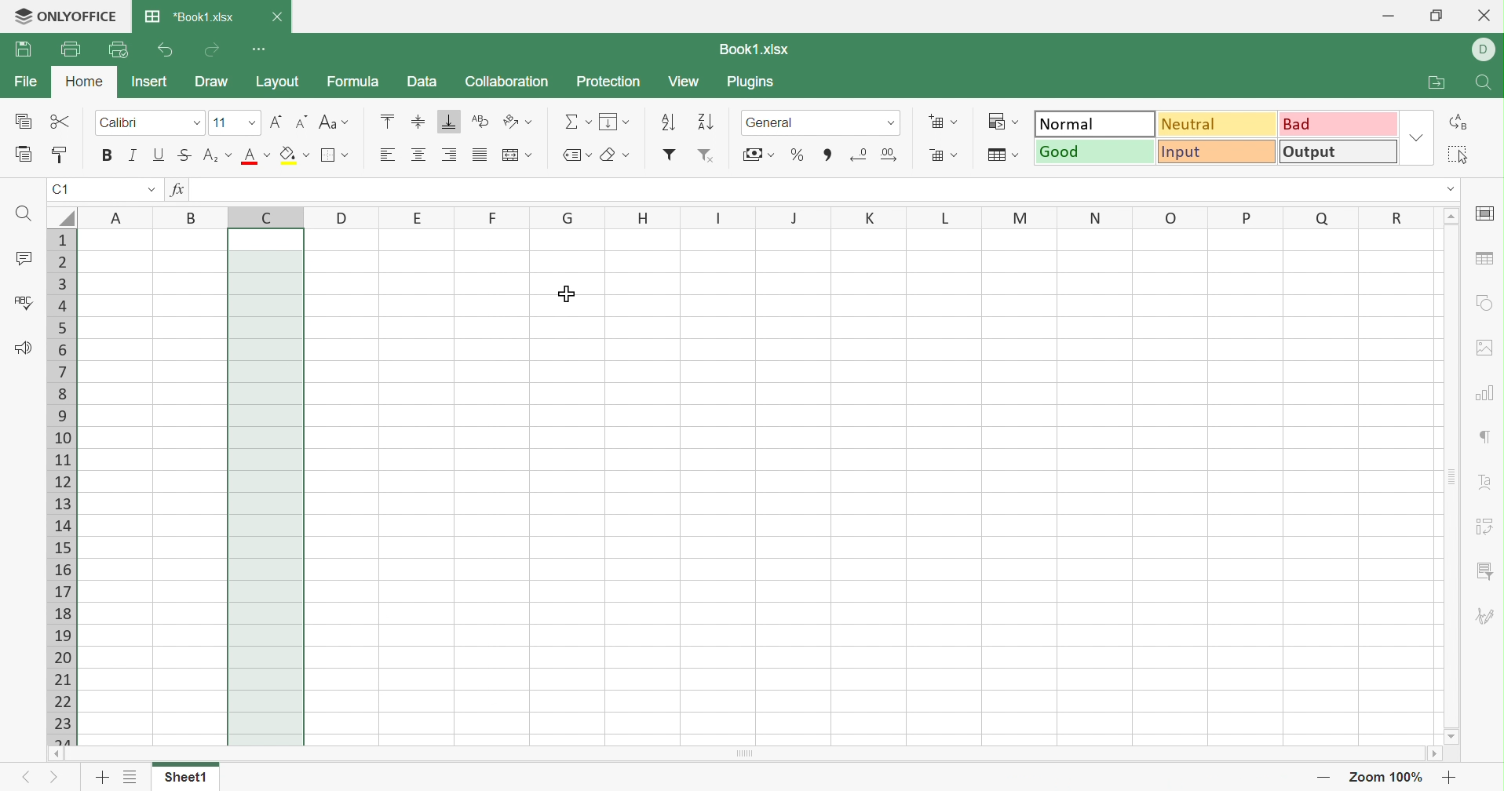 This screenshot has height=791, width=1504. What do you see at coordinates (1484, 526) in the screenshot?
I see `Pivot Table settings` at bounding box center [1484, 526].